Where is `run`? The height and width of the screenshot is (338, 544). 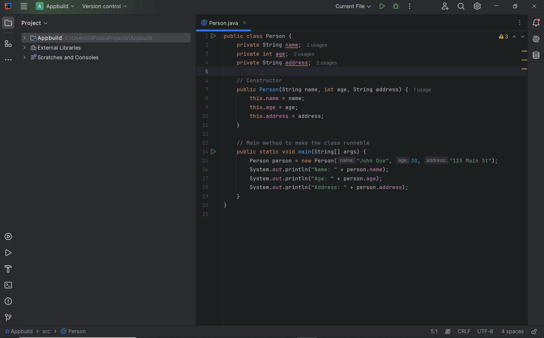 run is located at coordinates (7, 252).